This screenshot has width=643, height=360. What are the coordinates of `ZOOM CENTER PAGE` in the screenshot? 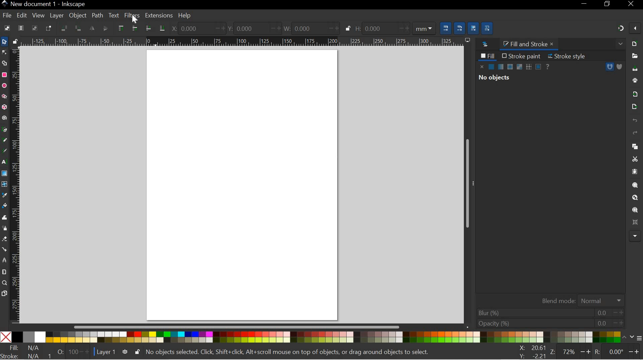 It's located at (634, 223).